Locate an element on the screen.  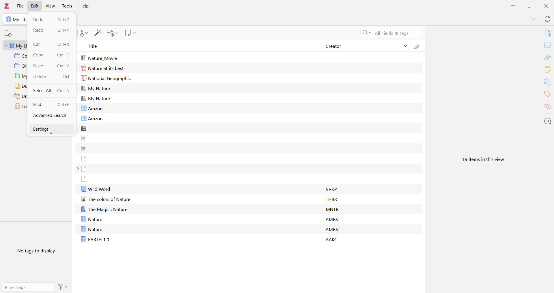
New Note is located at coordinates (130, 33).